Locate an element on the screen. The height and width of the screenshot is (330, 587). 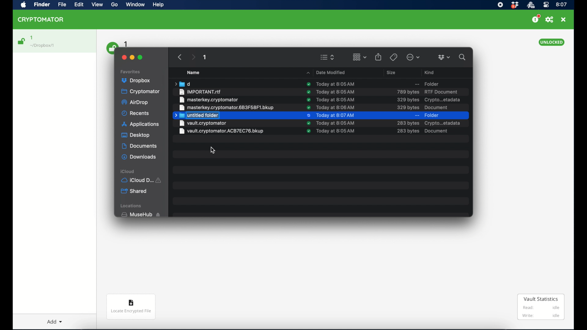
maximize is located at coordinates (141, 57).